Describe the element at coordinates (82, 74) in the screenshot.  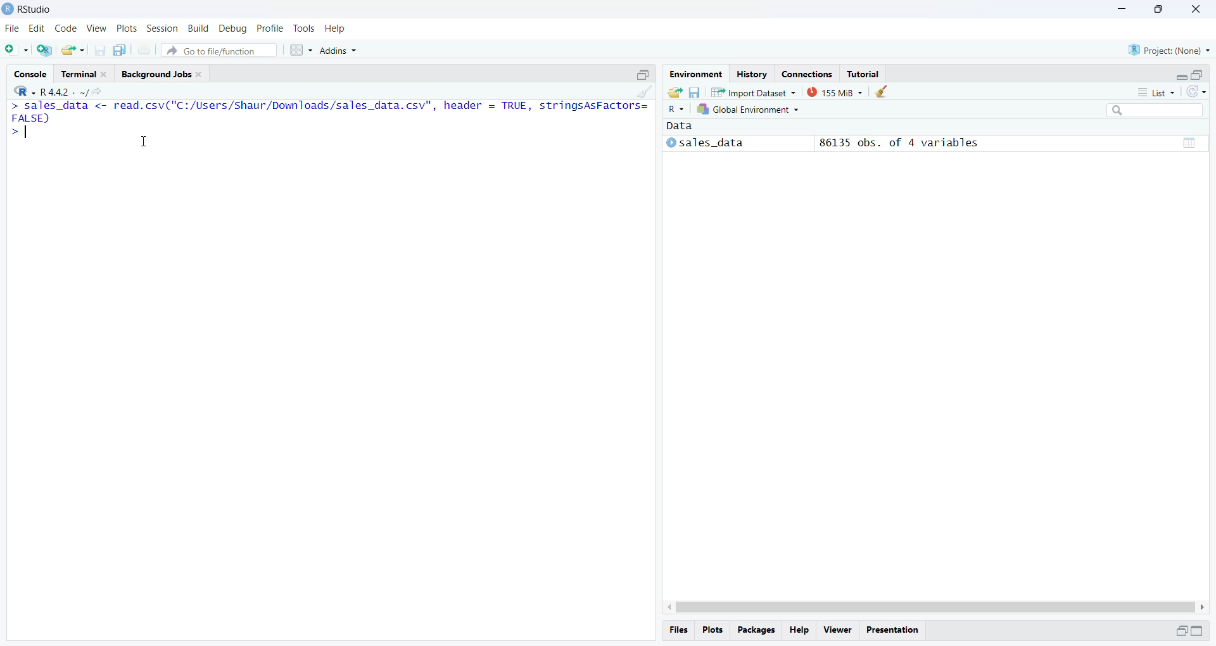
I see `Terminal` at that location.